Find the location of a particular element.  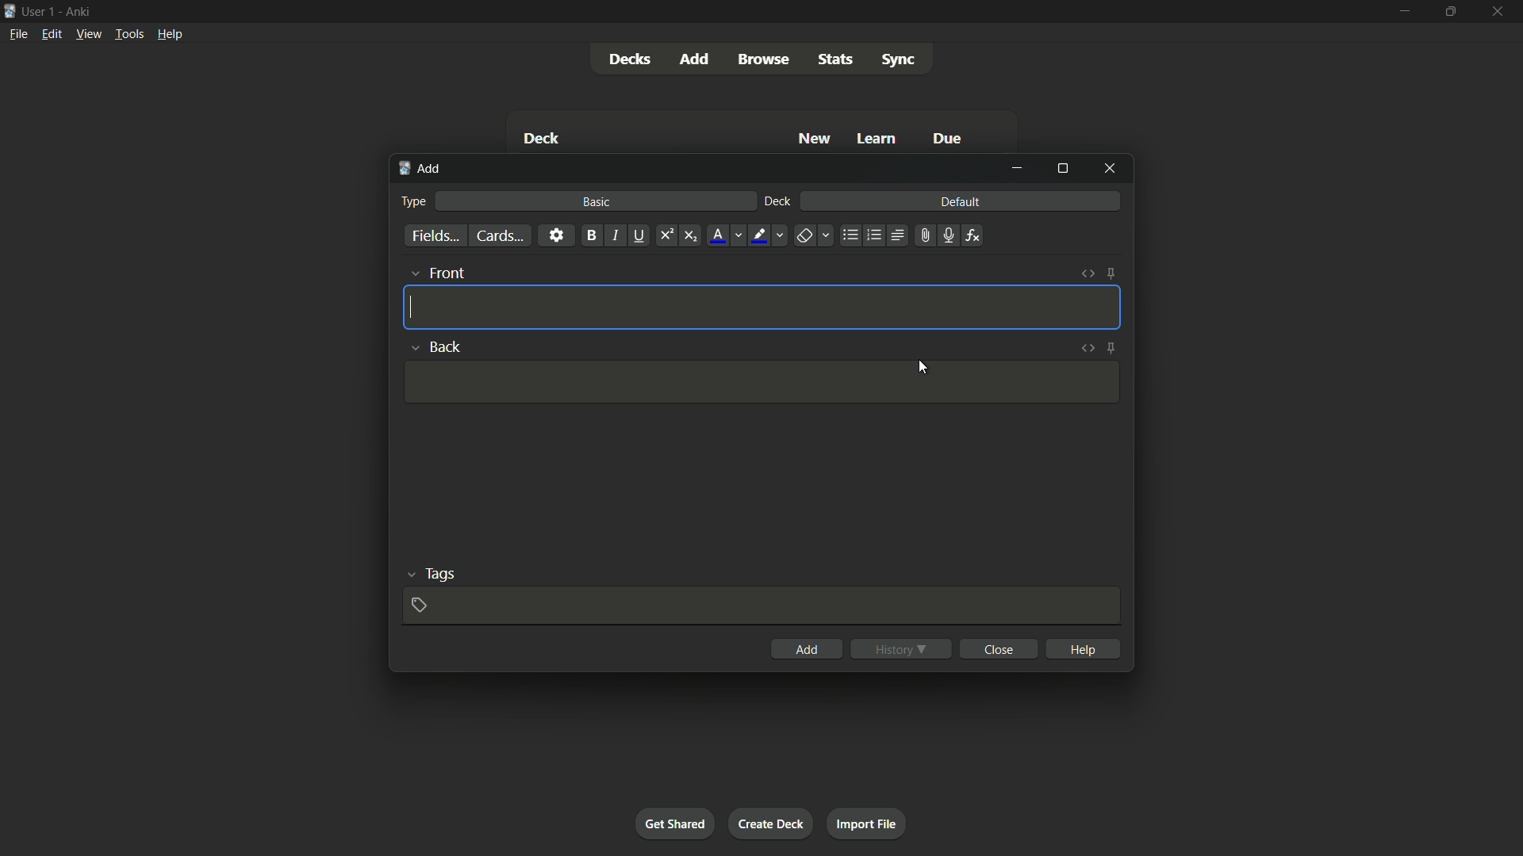

attach file is located at coordinates (925, 235).